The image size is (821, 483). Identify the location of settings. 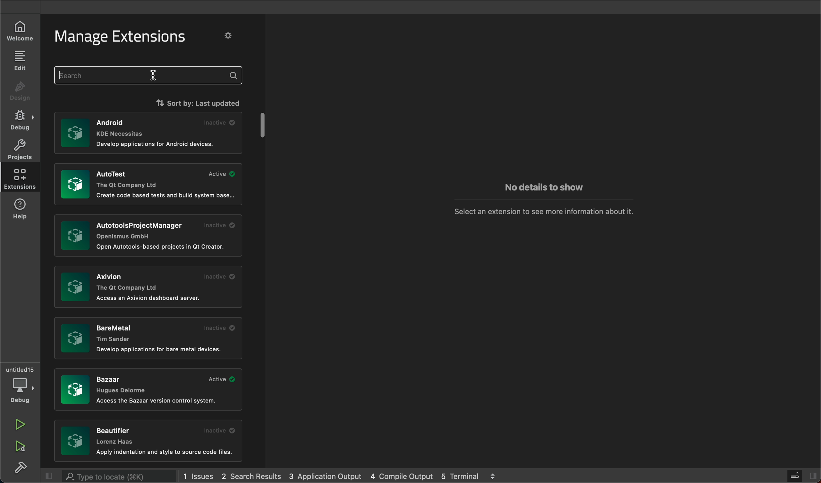
(229, 35).